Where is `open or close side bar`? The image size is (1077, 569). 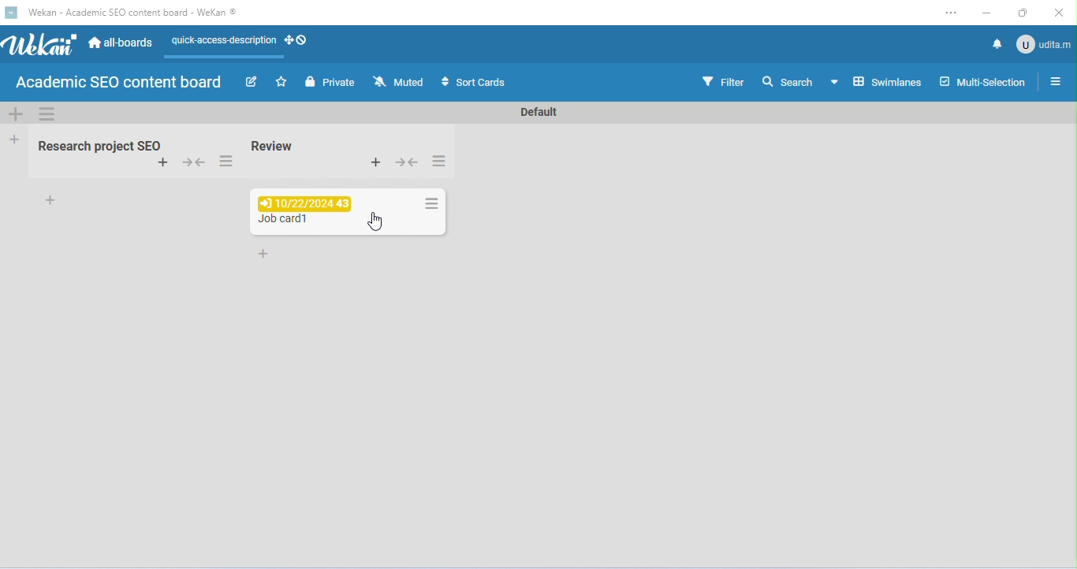 open or close side bar is located at coordinates (1055, 80).